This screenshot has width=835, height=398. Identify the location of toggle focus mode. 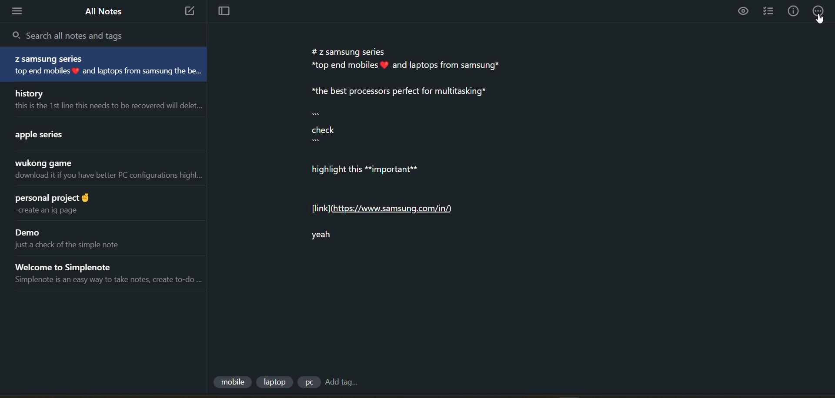
(220, 12).